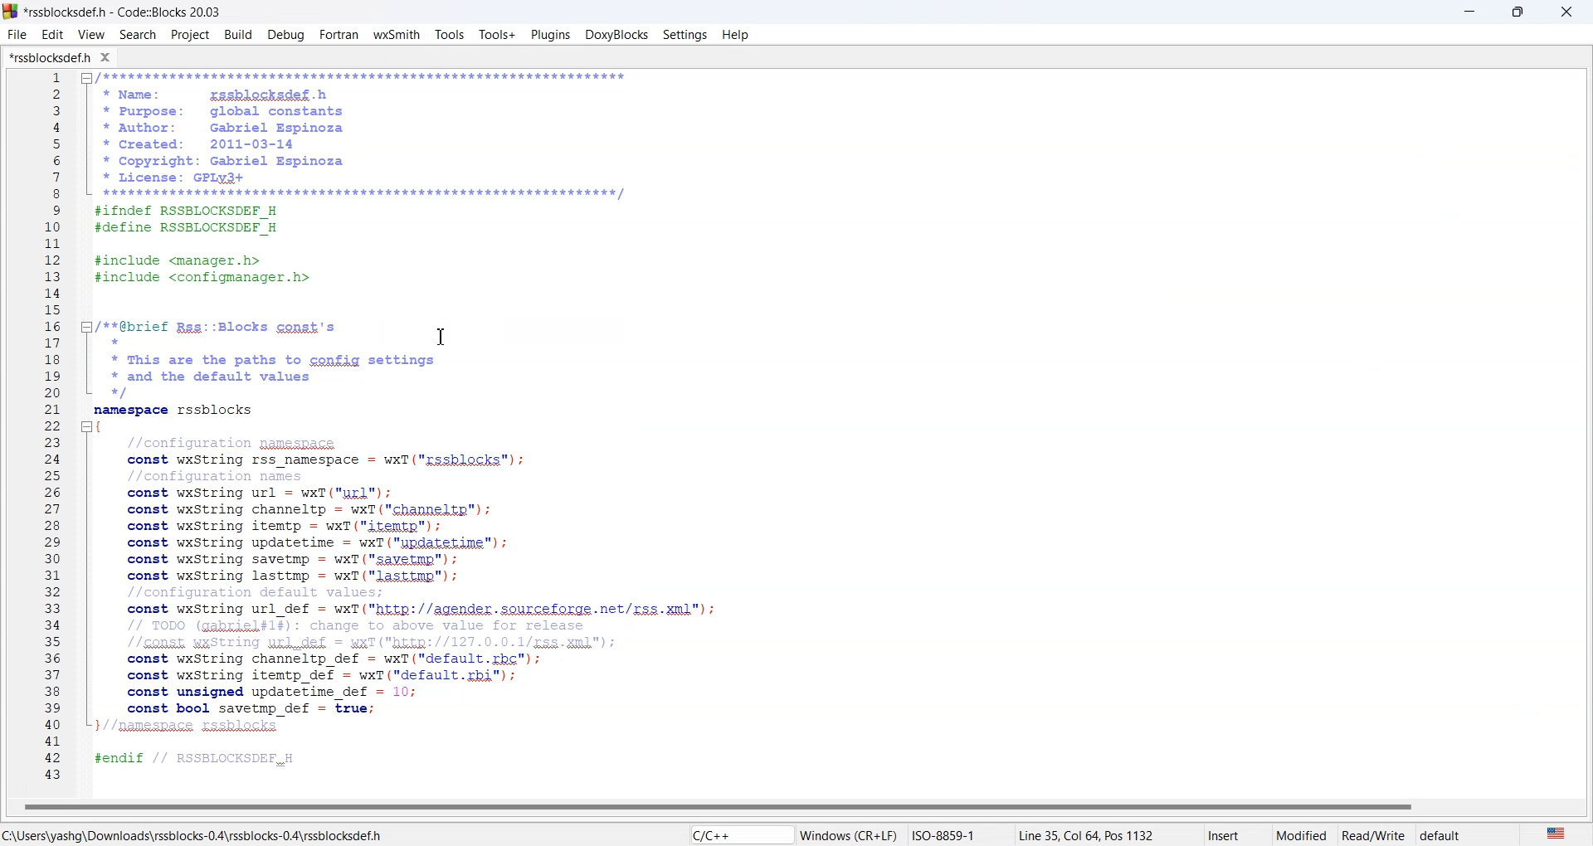  I want to click on Debug, so click(285, 35).